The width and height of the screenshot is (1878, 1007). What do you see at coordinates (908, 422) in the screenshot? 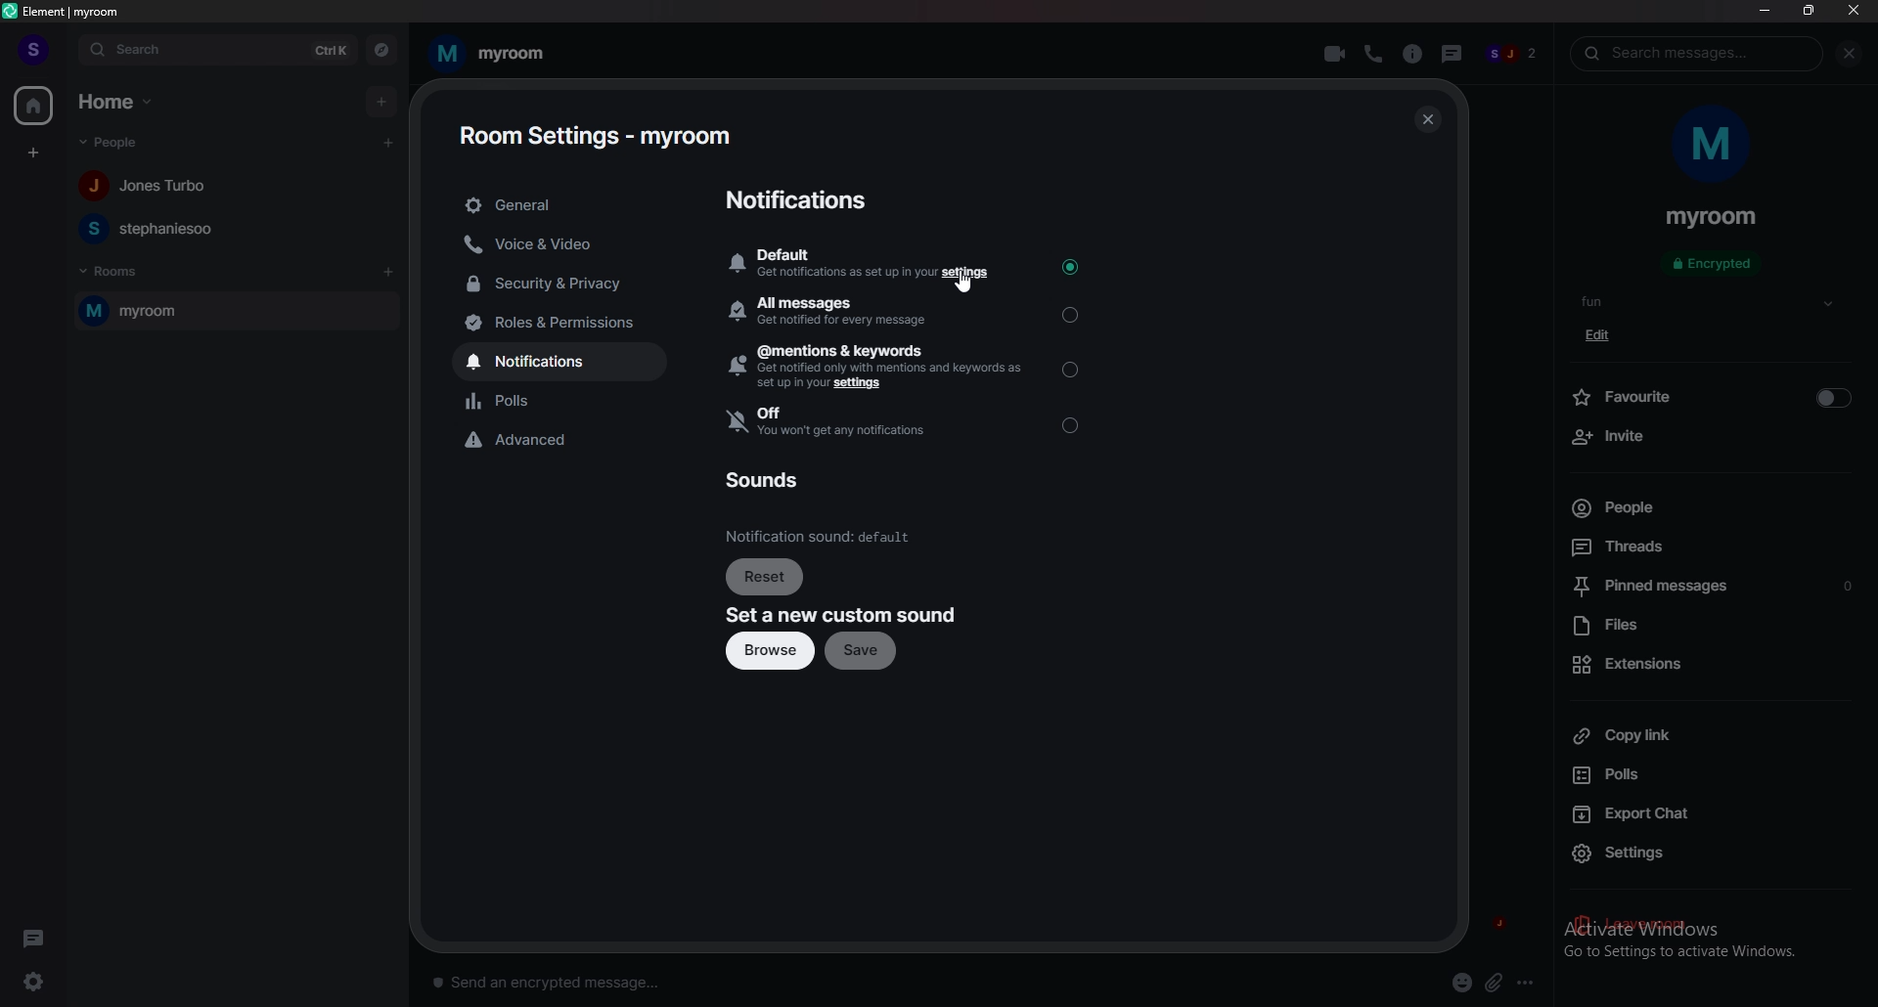
I see `off` at bounding box center [908, 422].